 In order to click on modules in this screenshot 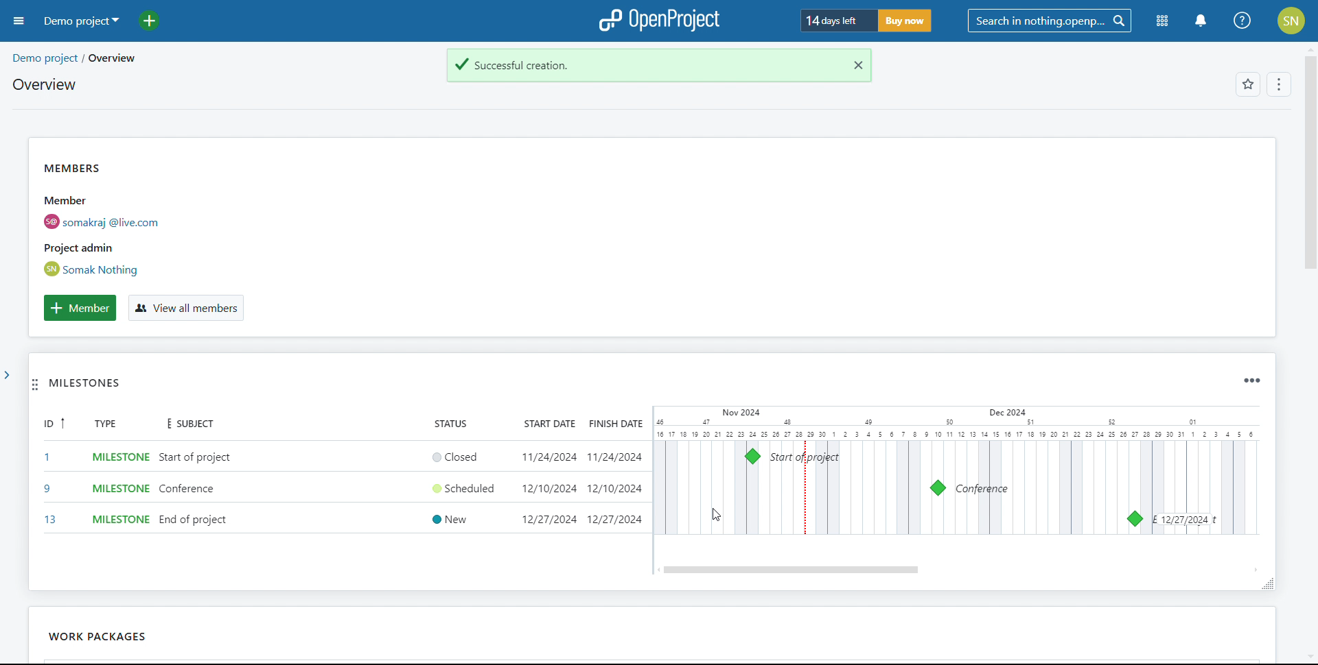, I will do `click(1163, 22)`.